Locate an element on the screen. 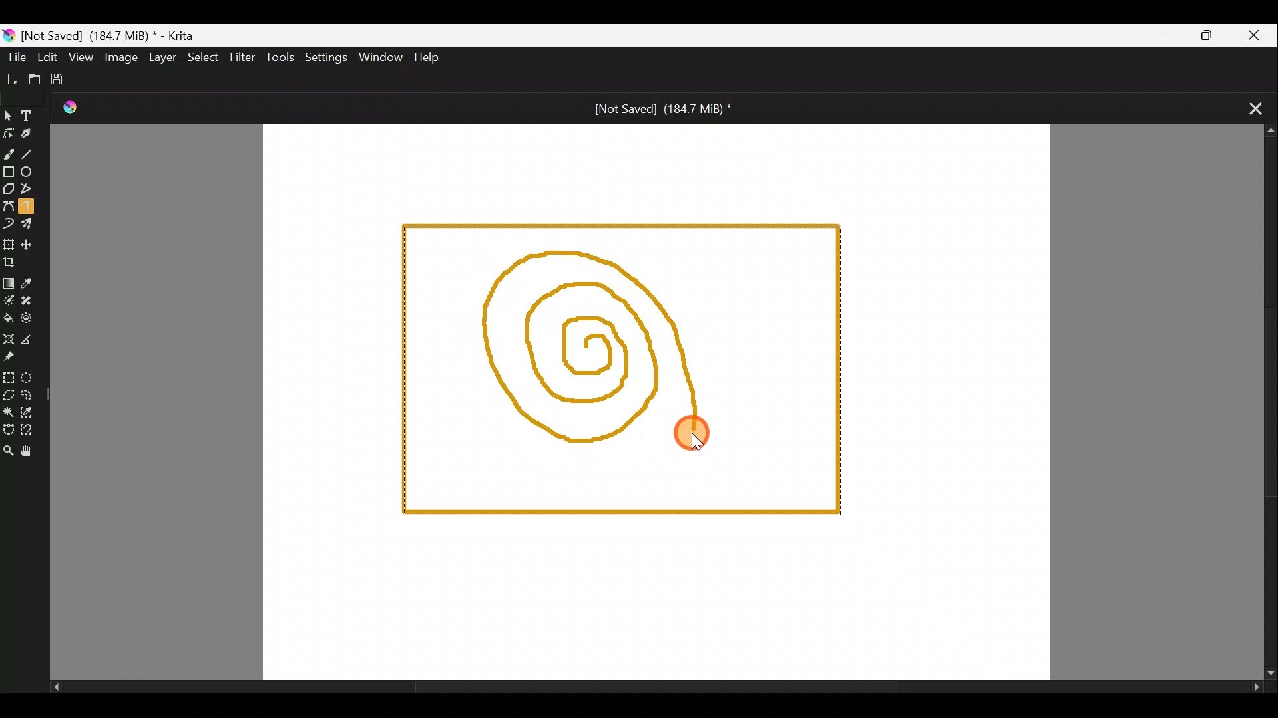 Image resolution: width=1278 pixels, height=718 pixels. Rectangle tool is located at coordinates (8, 172).